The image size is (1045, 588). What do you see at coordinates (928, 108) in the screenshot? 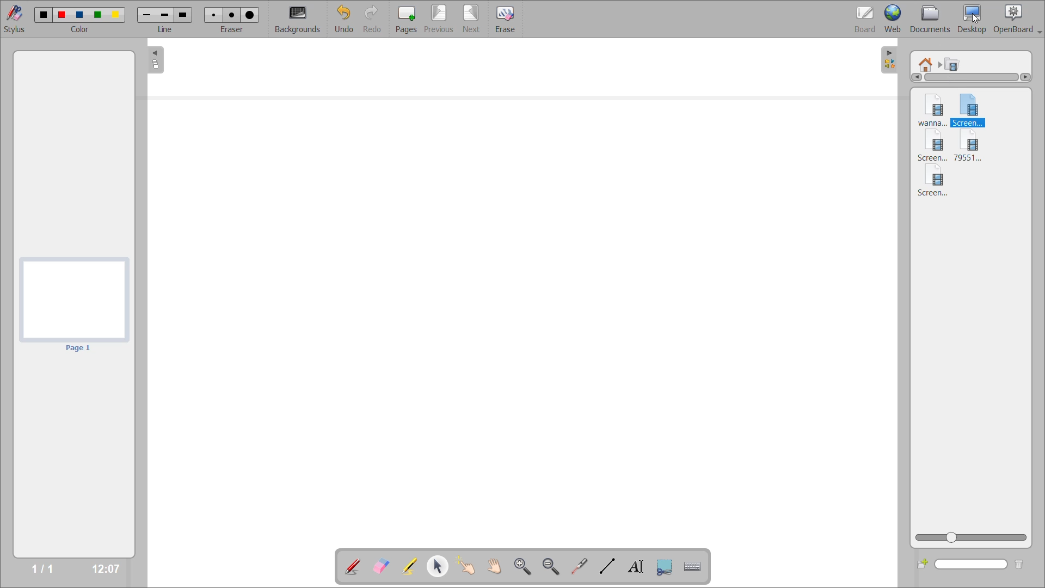
I see `video 1` at bounding box center [928, 108].